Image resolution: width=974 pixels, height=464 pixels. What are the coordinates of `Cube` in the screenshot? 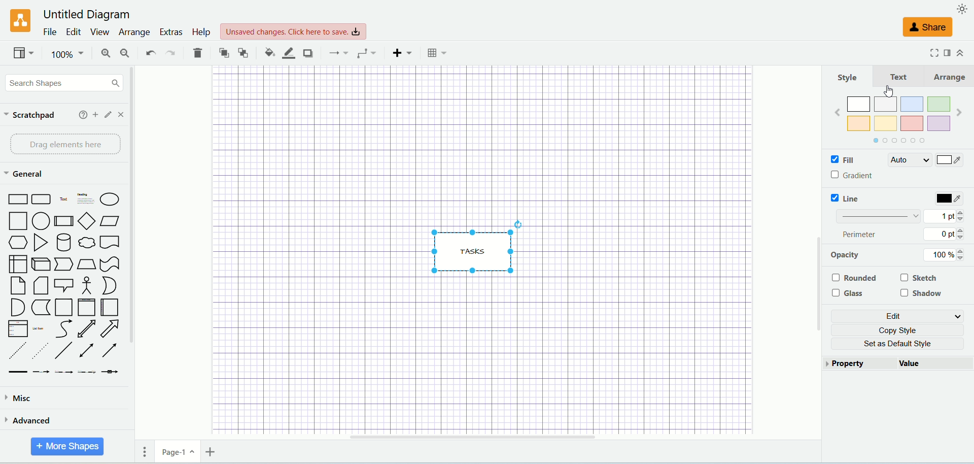 It's located at (41, 264).